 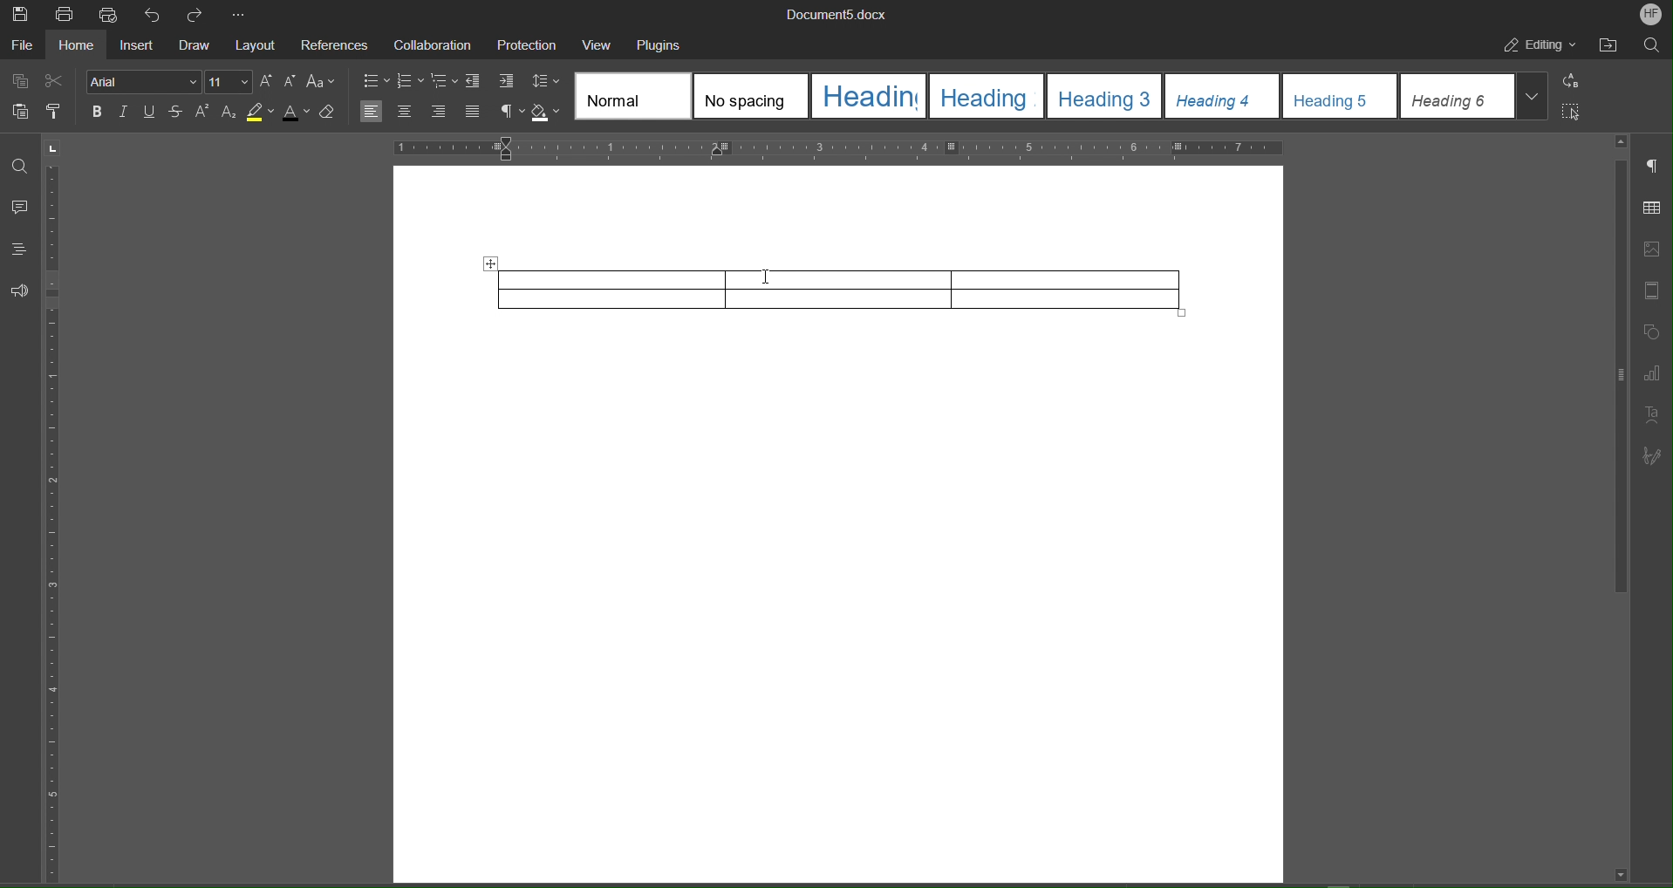 I want to click on numbering, so click(x=410, y=83).